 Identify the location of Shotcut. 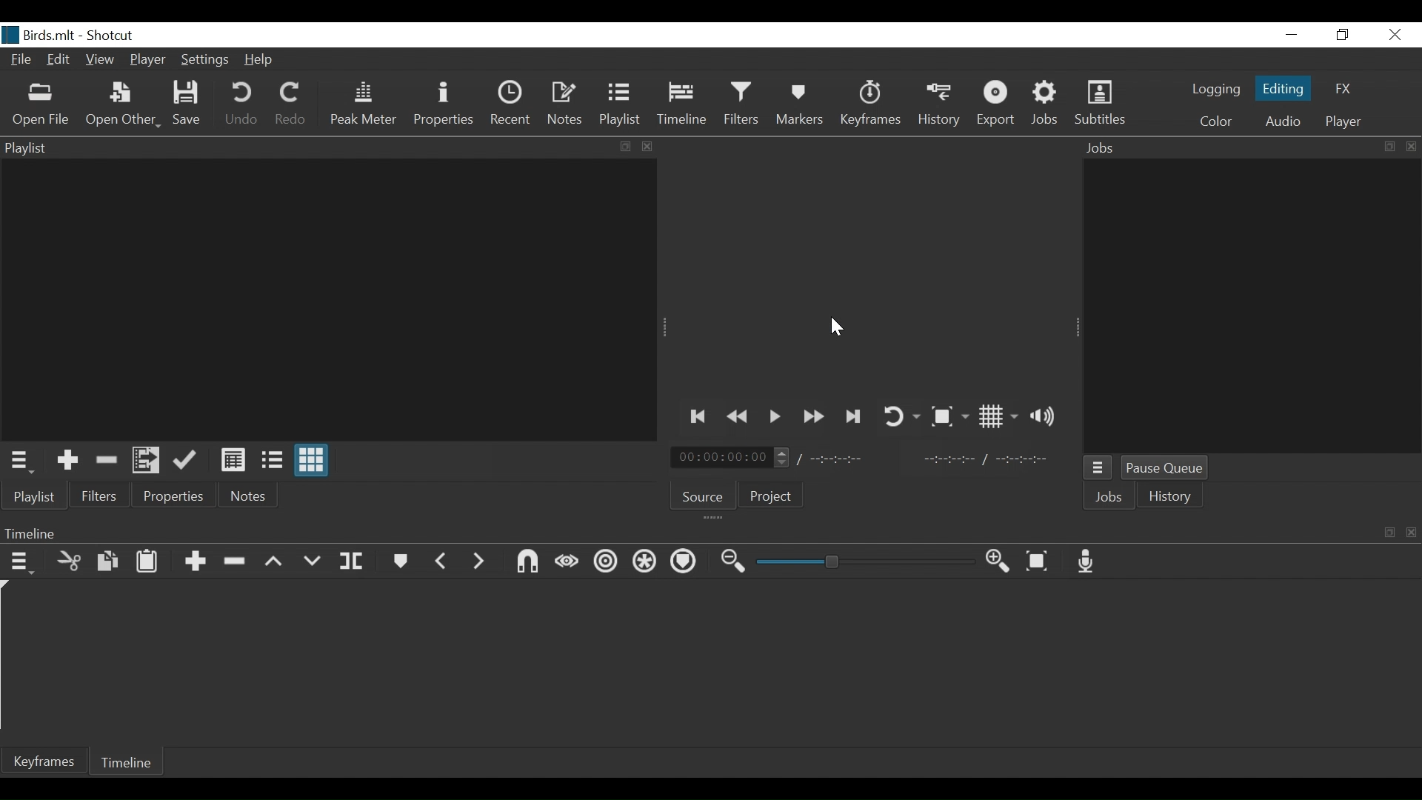
(107, 34).